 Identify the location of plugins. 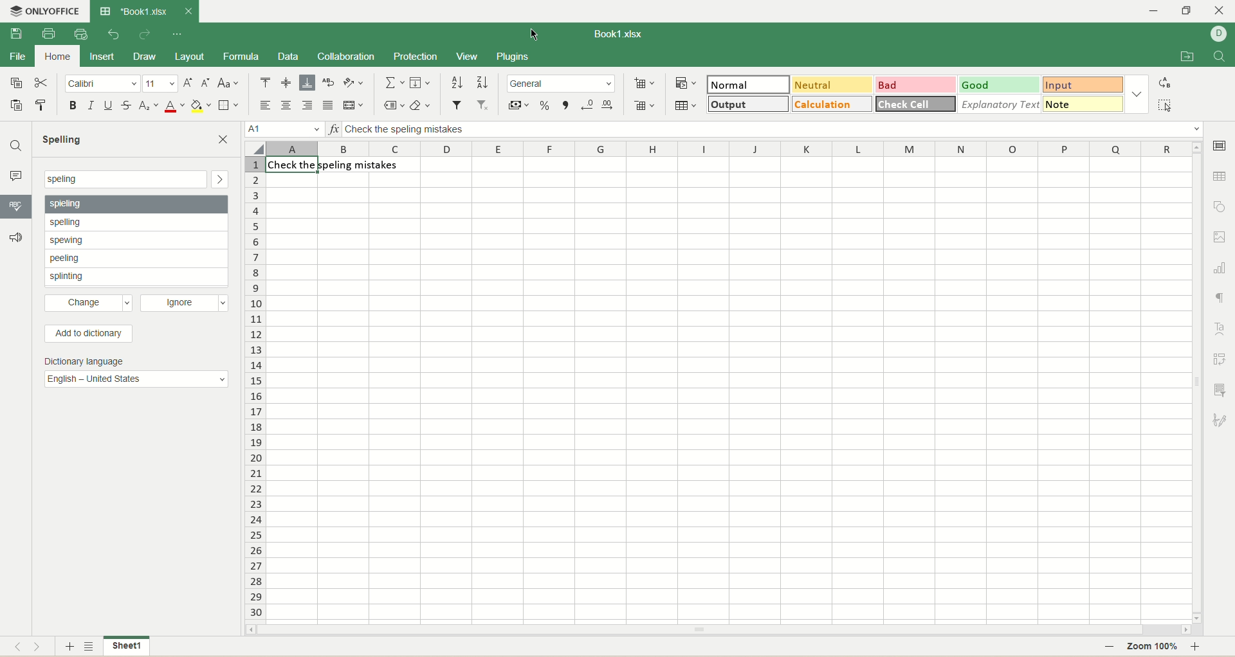
(515, 56).